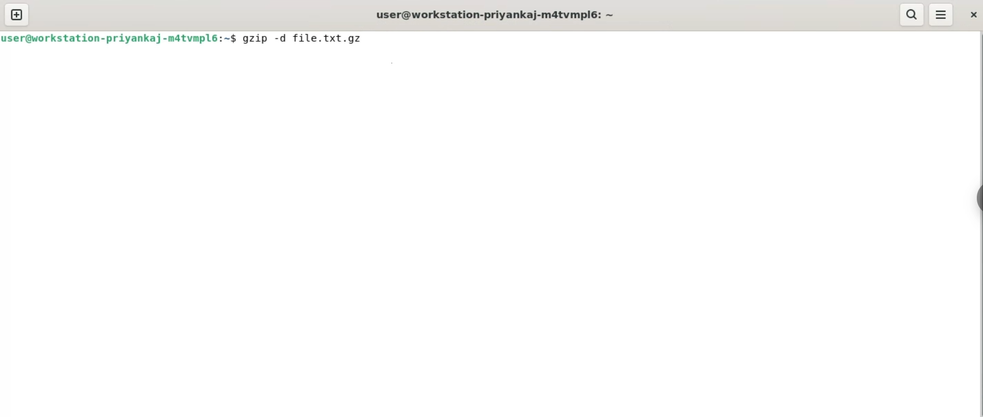 This screenshot has width=983, height=417. I want to click on menu, so click(942, 14).